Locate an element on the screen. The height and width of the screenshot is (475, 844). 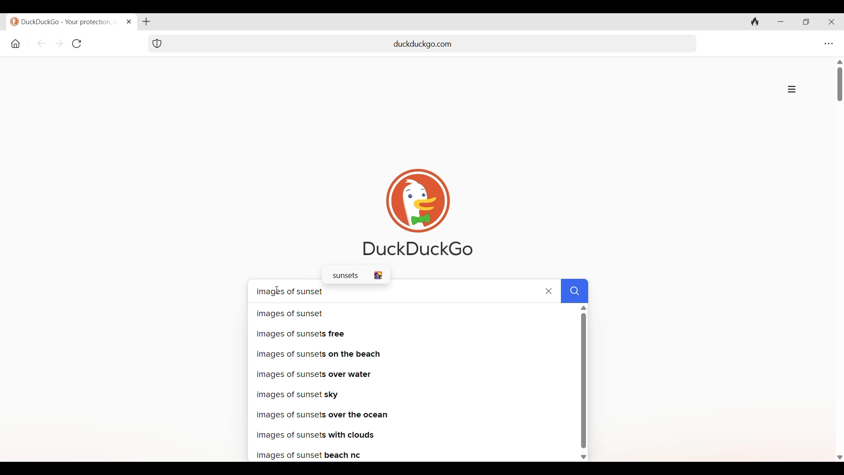
Images of sunsets over water is located at coordinates (412, 374).